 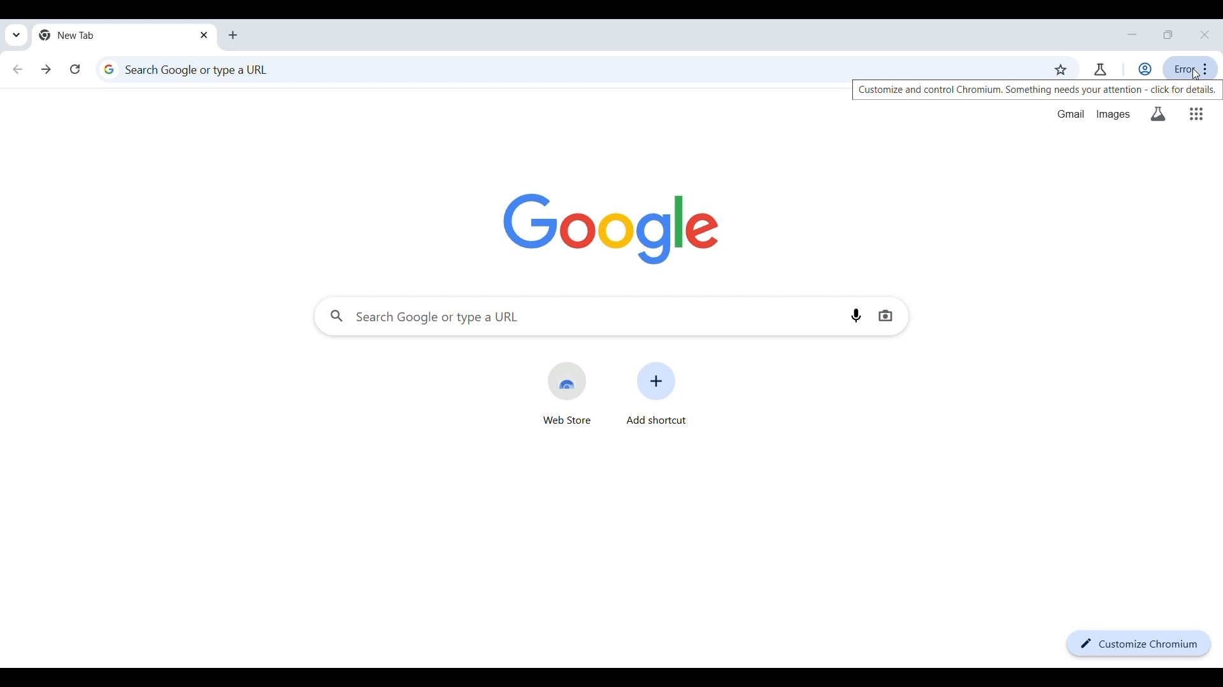 I want to click on Search by image, so click(x=886, y=316).